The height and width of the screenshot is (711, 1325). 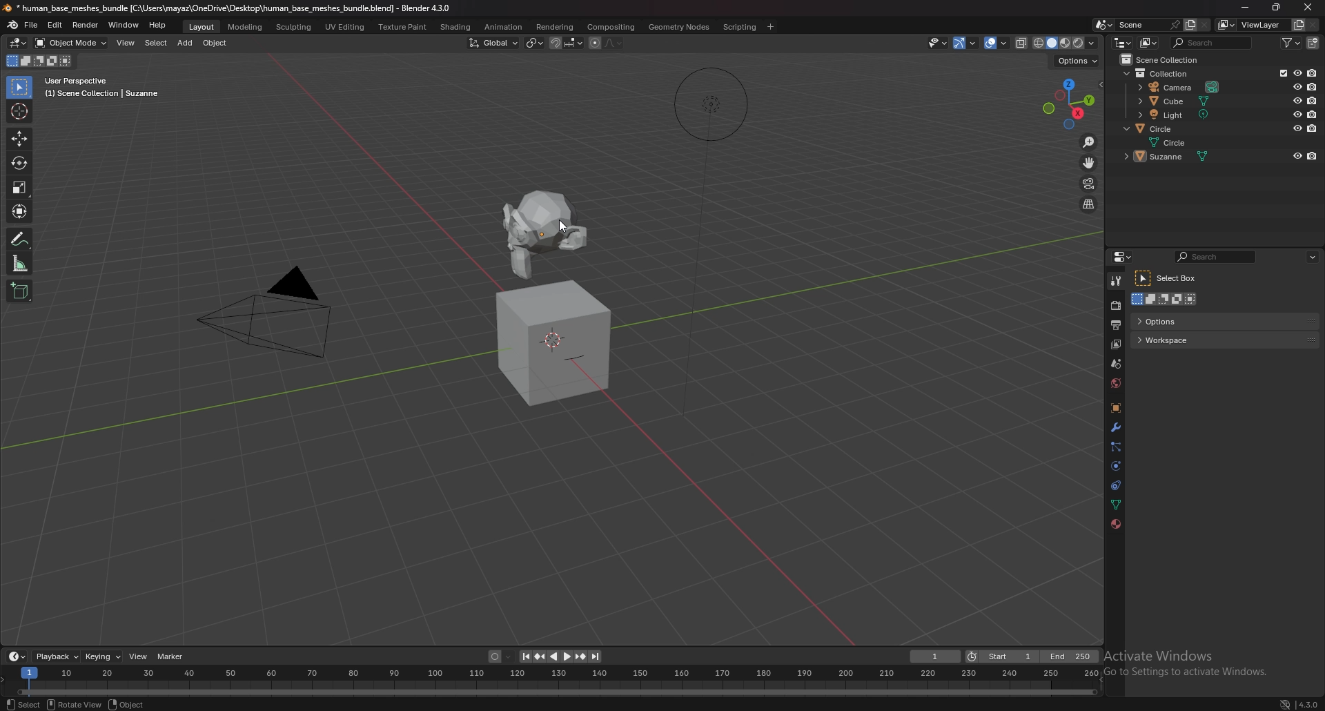 What do you see at coordinates (1148, 43) in the screenshot?
I see `display mode` at bounding box center [1148, 43].